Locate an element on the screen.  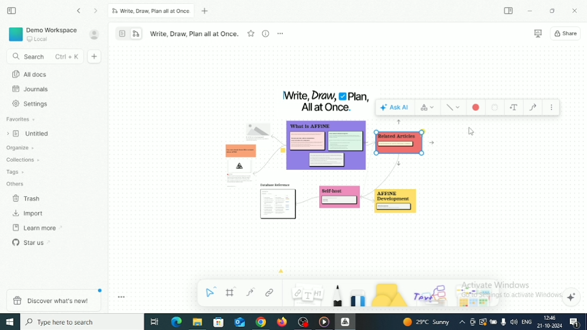
Organize is located at coordinates (22, 148).